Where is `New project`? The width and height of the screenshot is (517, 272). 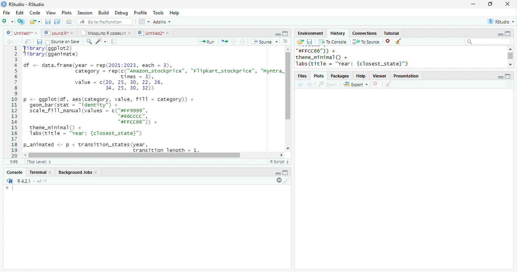 New project is located at coordinates (21, 22).